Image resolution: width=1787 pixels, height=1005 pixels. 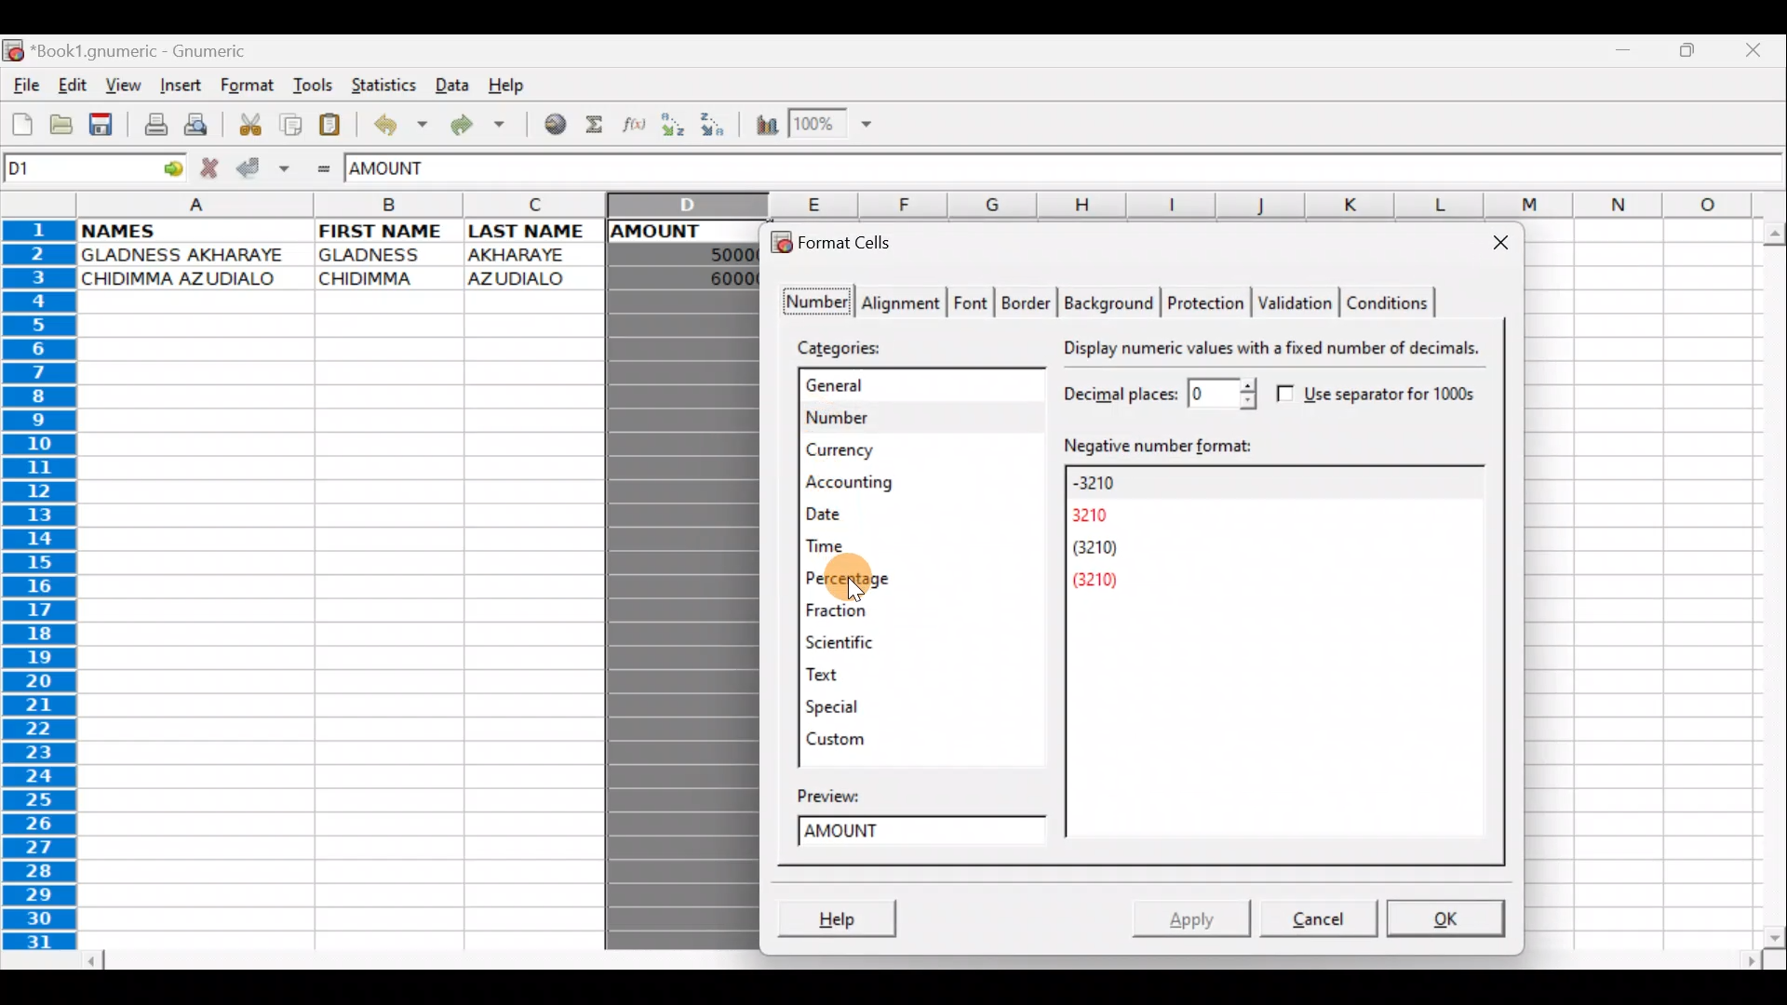 I want to click on Apply, so click(x=1194, y=915).